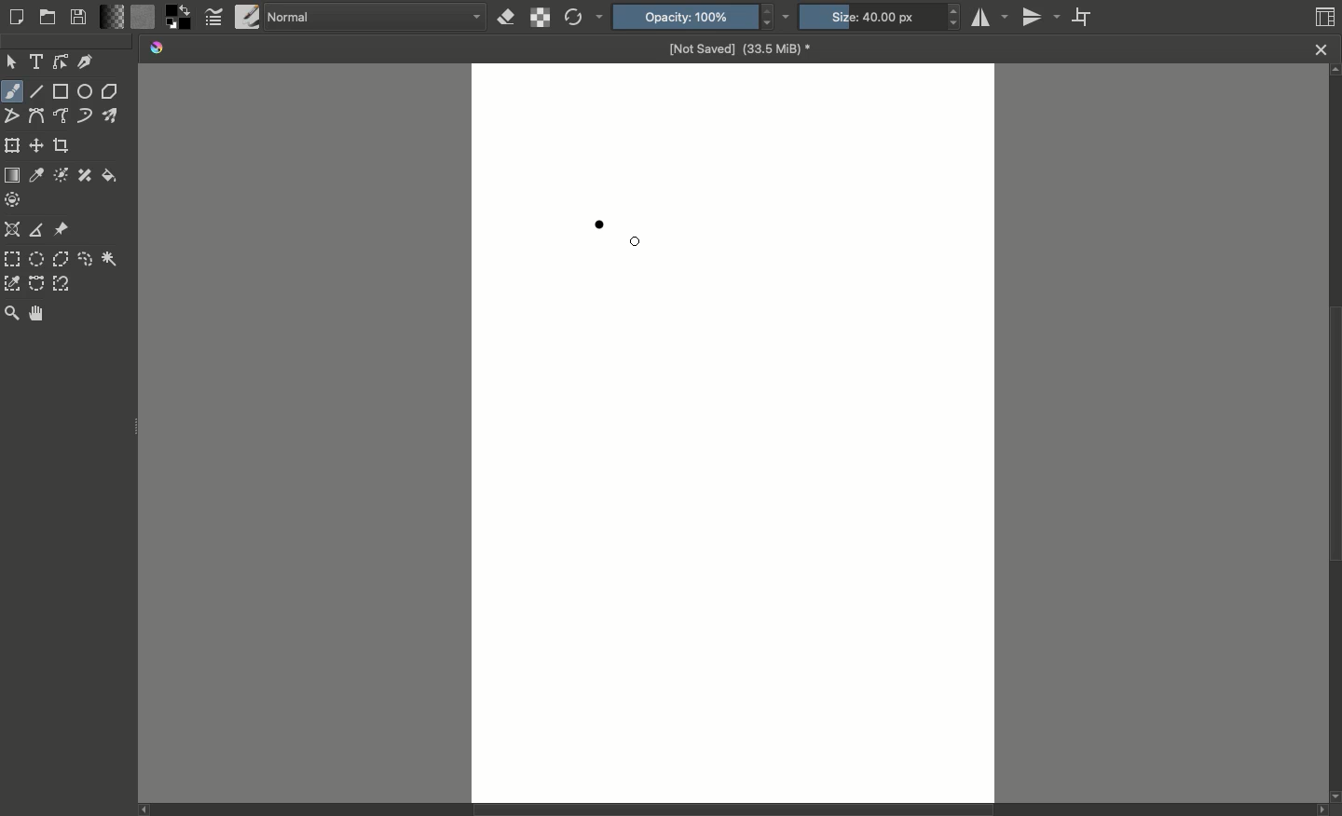 This screenshot has height=816, width=1342. I want to click on Normal, so click(375, 19).